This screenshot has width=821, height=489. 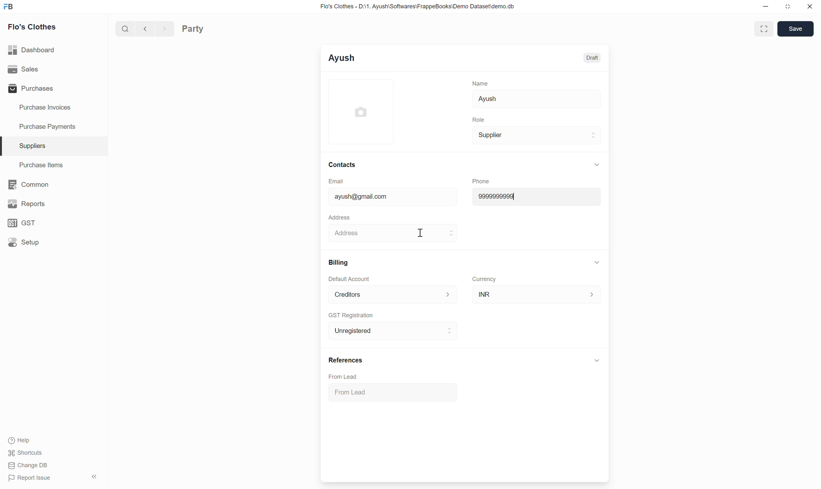 What do you see at coordinates (94, 476) in the screenshot?
I see `Collapse sidebar` at bounding box center [94, 476].